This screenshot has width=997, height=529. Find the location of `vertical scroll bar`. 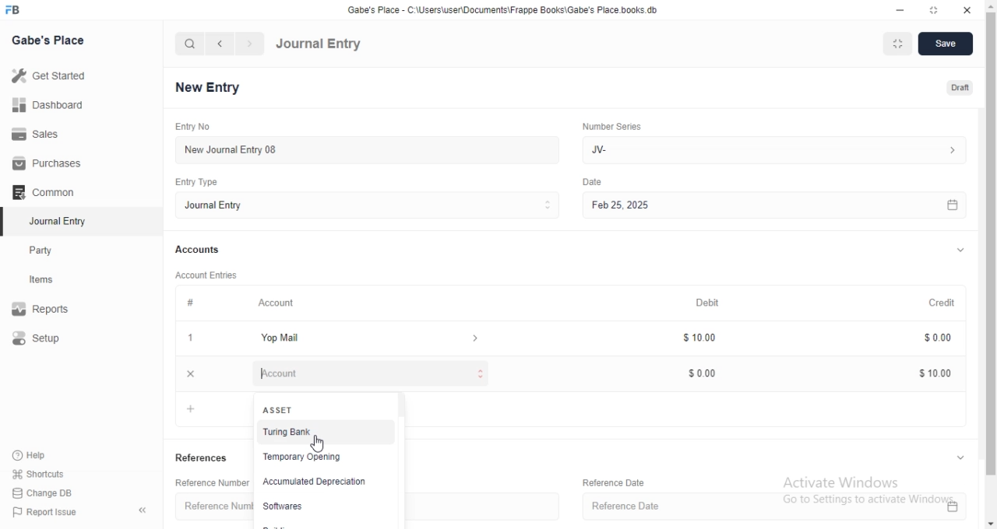

vertical scroll bar is located at coordinates (991, 264).